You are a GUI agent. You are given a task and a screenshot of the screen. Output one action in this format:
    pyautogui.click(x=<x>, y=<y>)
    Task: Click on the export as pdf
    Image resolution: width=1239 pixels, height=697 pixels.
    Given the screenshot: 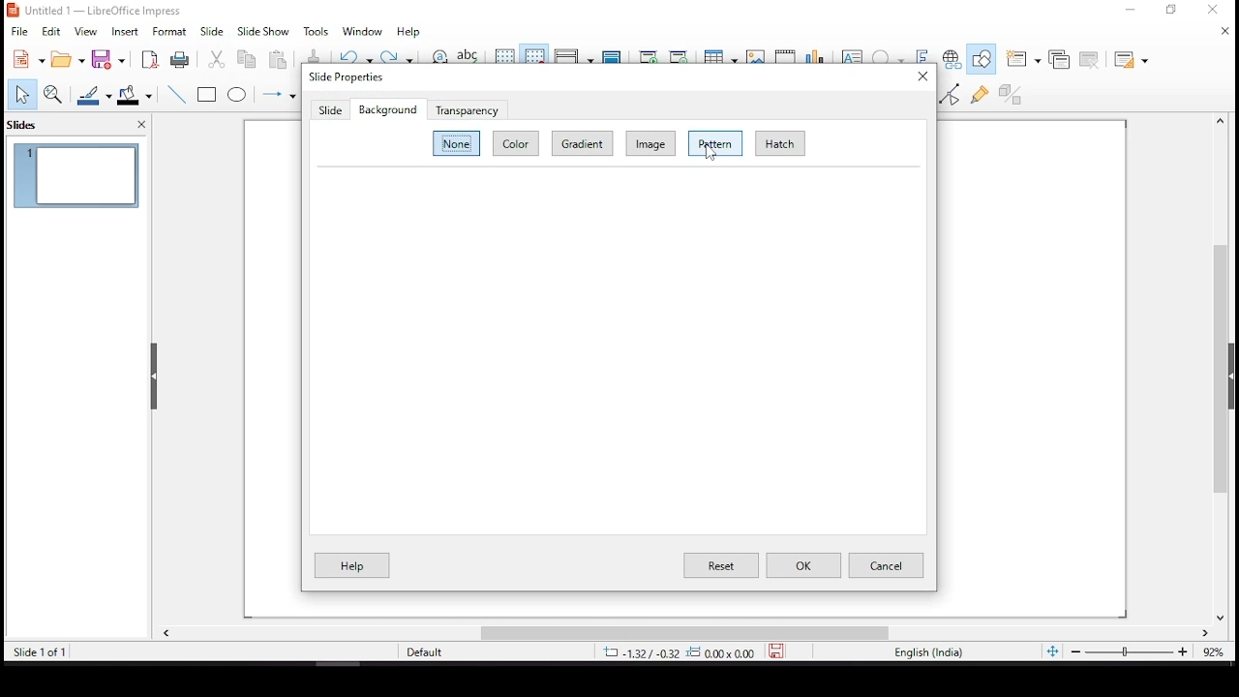 What is the action you would take?
    pyautogui.click(x=150, y=58)
    